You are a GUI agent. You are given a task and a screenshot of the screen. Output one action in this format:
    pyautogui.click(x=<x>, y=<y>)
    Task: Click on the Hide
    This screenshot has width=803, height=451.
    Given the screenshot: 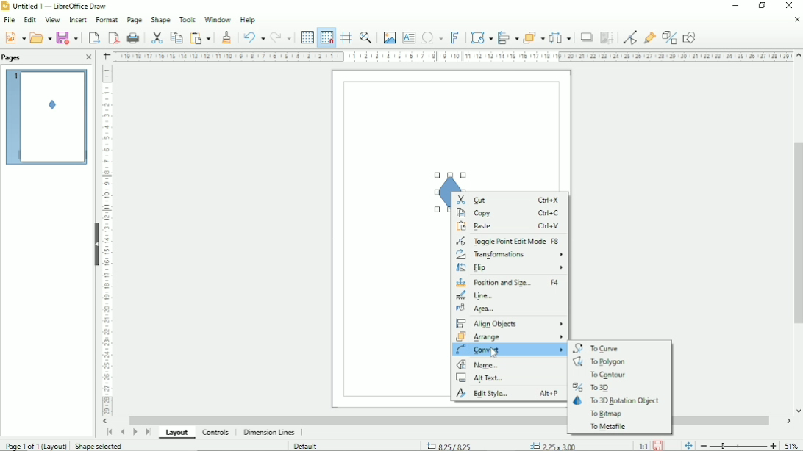 What is the action you would take?
    pyautogui.click(x=96, y=242)
    